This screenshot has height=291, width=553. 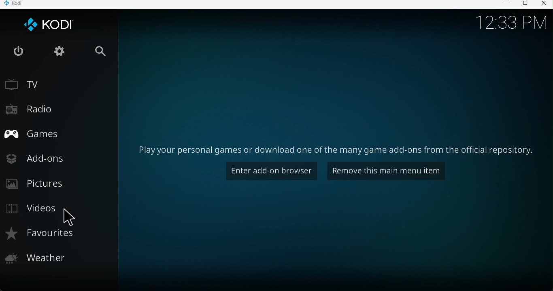 I want to click on Search, so click(x=102, y=50).